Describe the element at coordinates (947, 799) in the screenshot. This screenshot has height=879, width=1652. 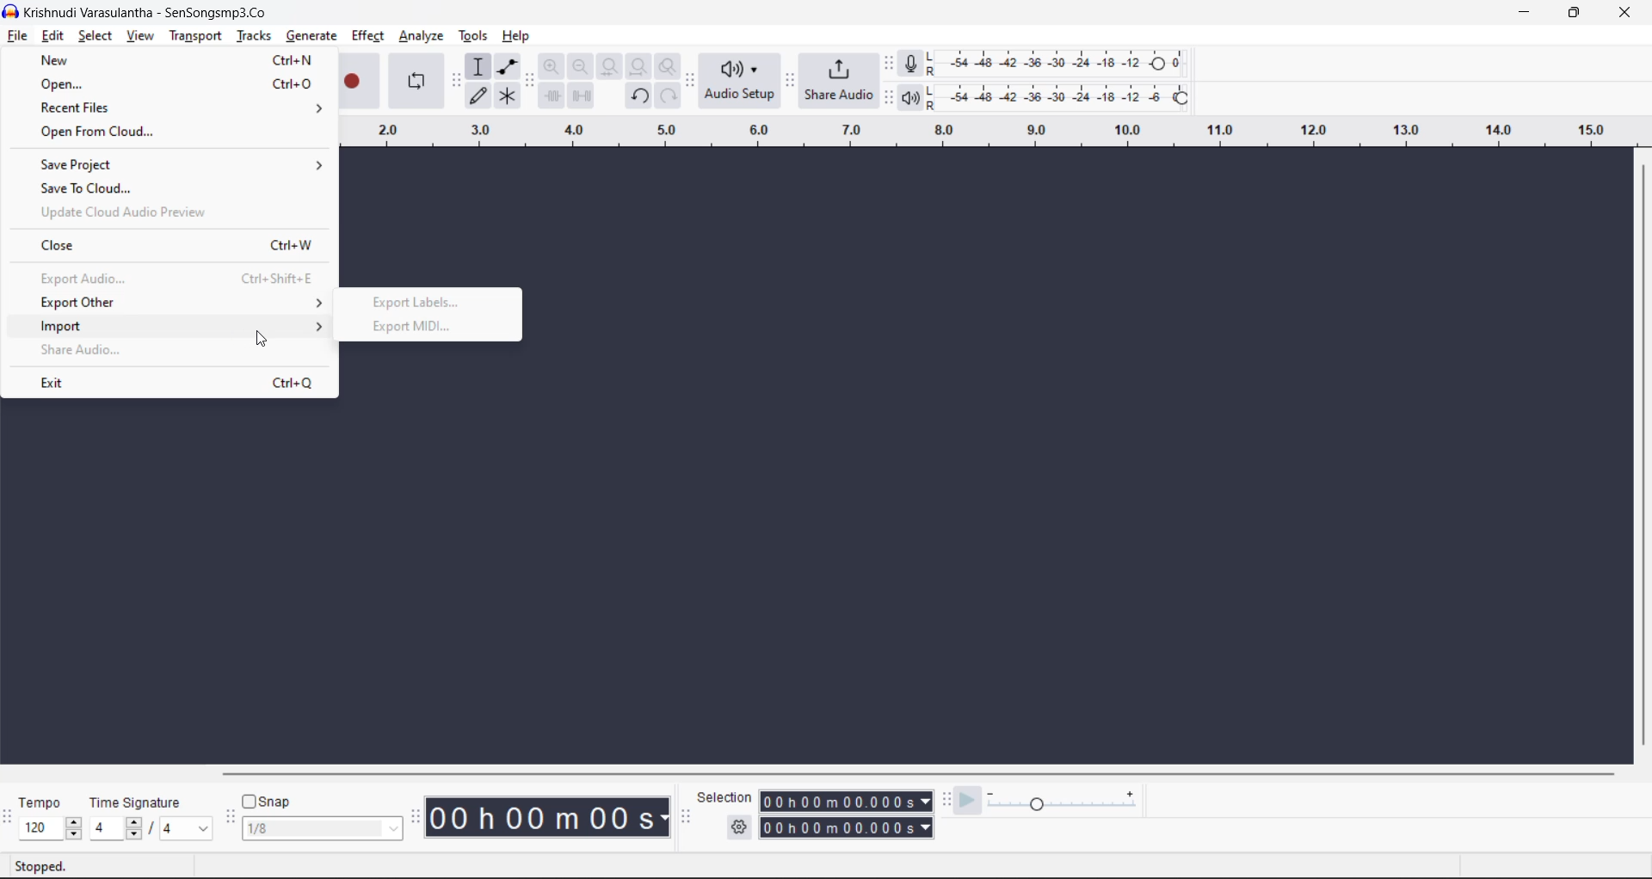
I see `play at speed toolbar` at that location.